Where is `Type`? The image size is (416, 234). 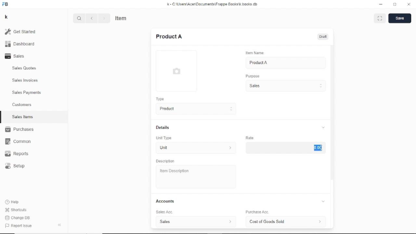
Type is located at coordinates (160, 99).